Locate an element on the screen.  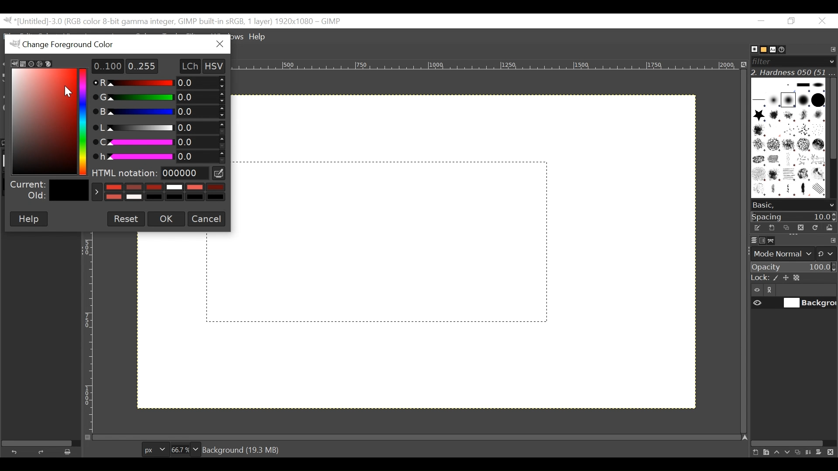
Lightness is located at coordinates (158, 127).